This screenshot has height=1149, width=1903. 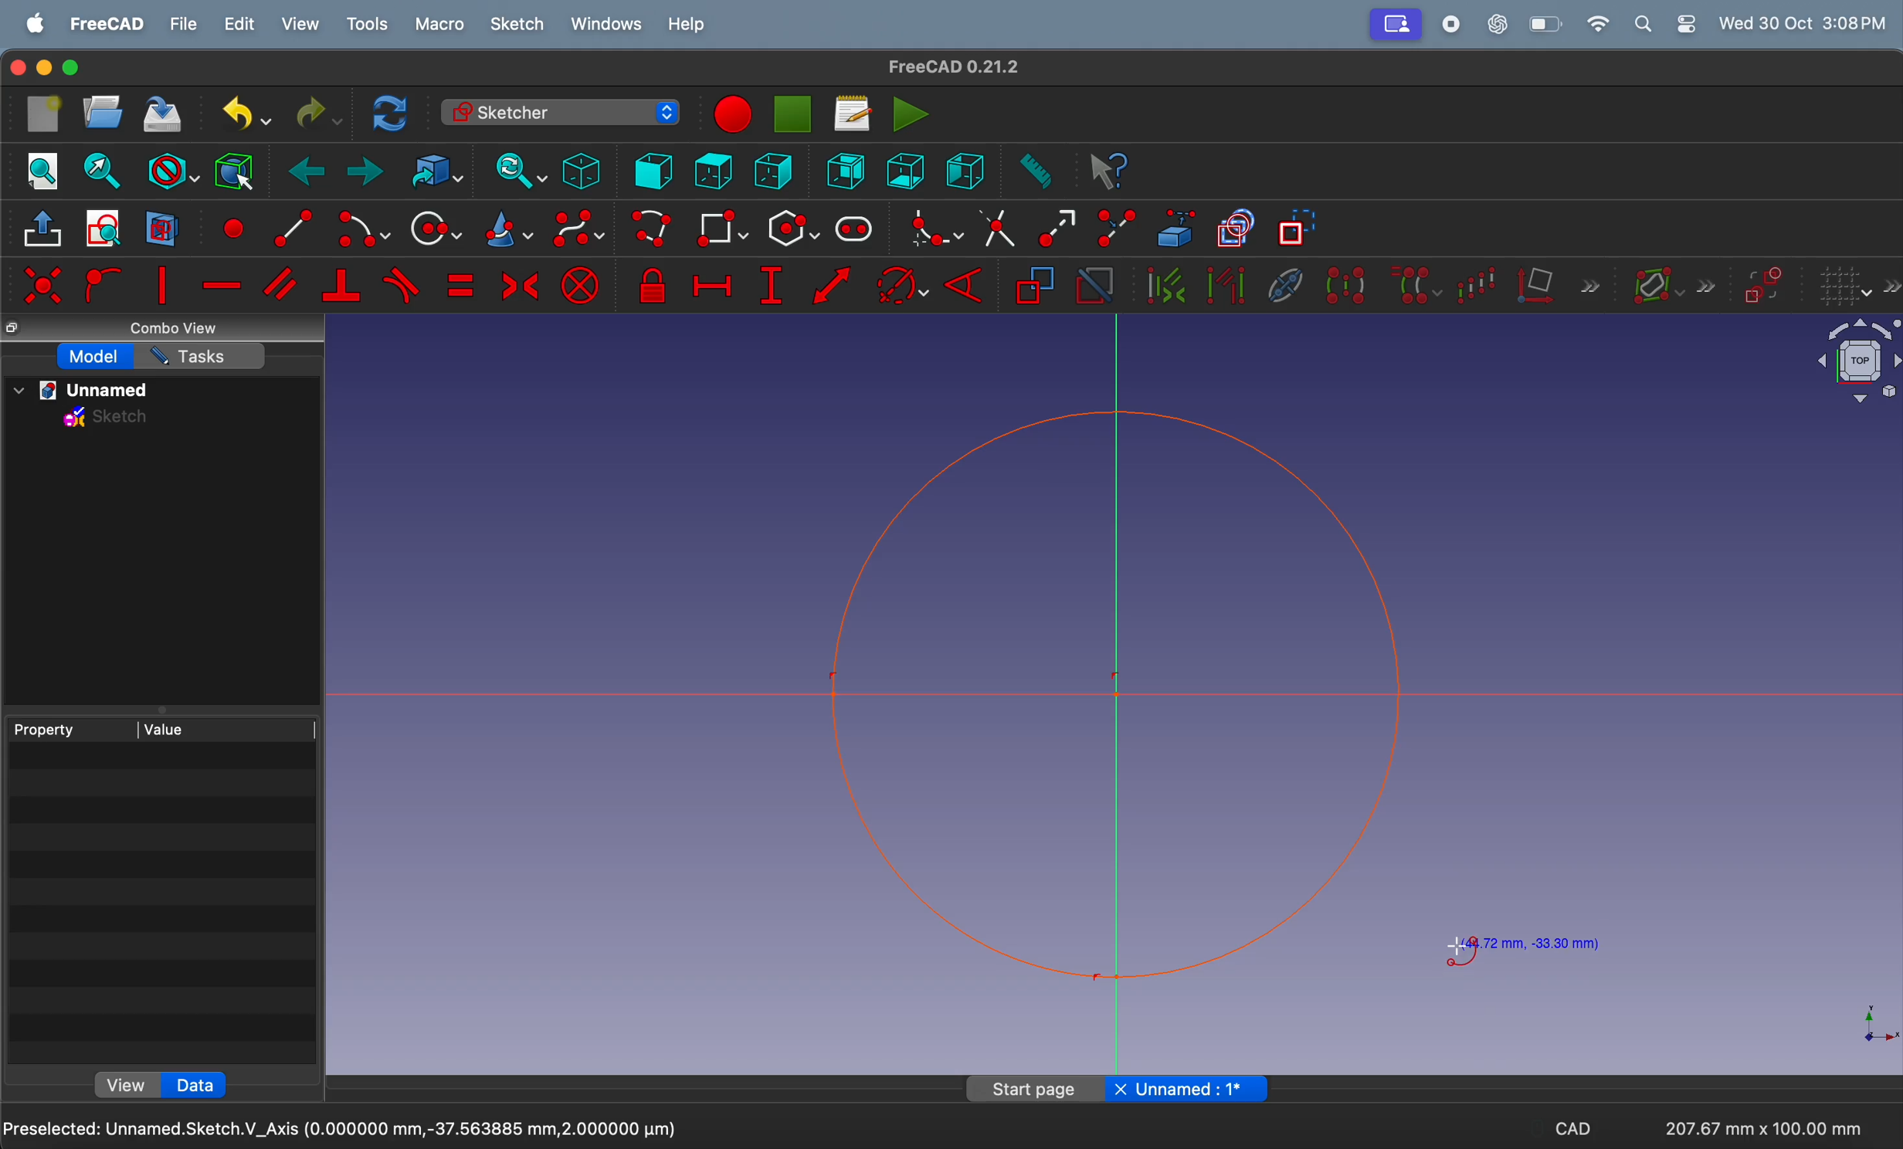 What do you see at coordinates (1845, 364) in the screenshot?
I see `object view` at bounding box center [1845, 364].